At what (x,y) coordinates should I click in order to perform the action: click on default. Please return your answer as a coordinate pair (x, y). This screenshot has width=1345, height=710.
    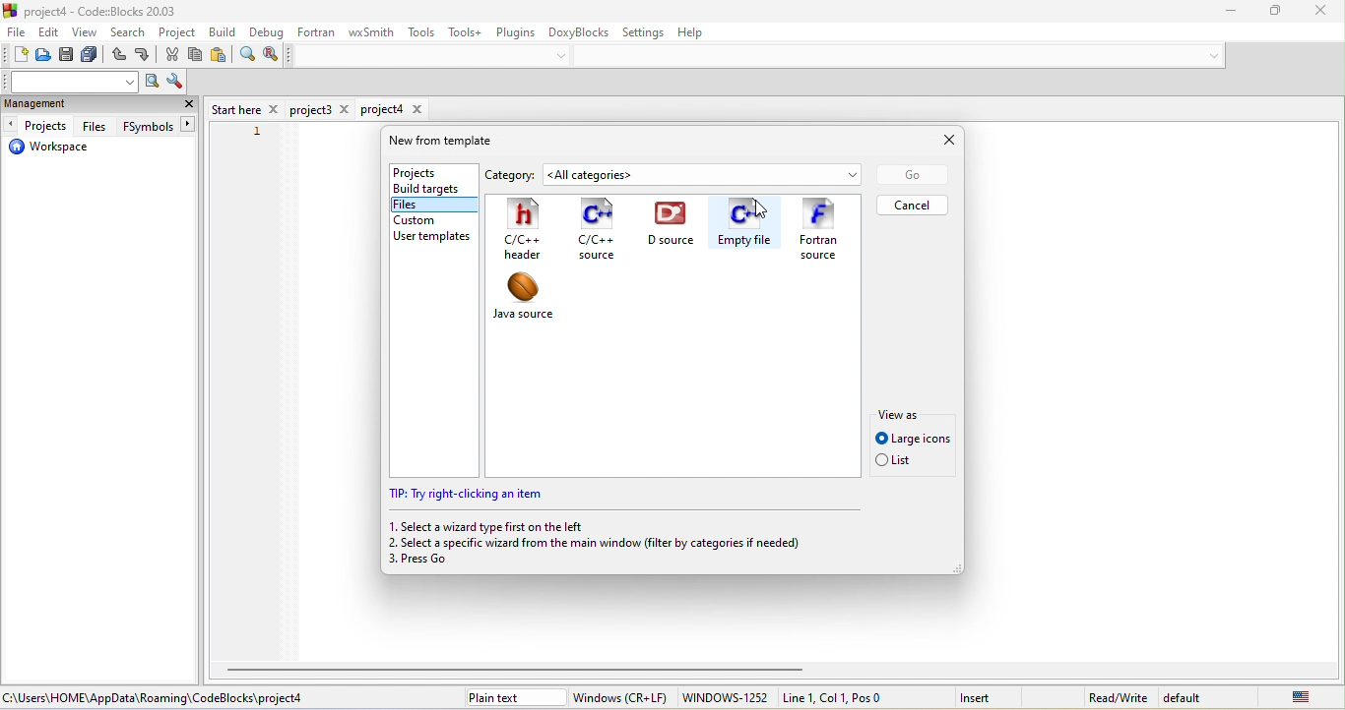
    Looking at the image, I should click on (1189, 696).